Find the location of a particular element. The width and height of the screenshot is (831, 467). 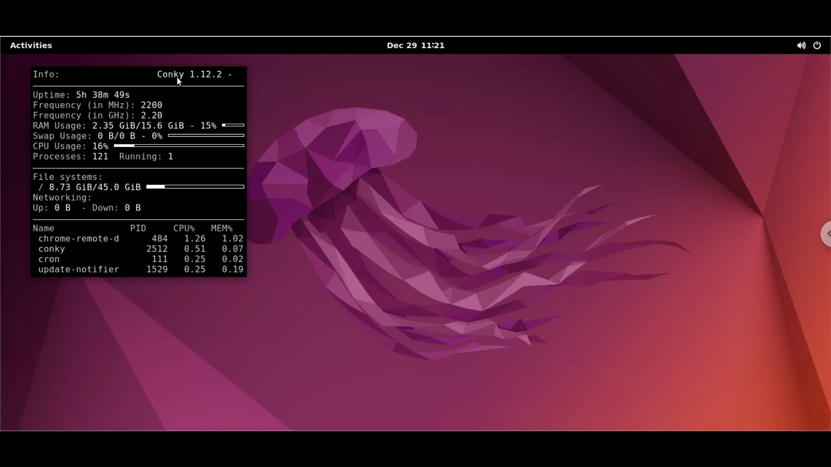

frequency (in GHz) is located at coordinates (84, 115).